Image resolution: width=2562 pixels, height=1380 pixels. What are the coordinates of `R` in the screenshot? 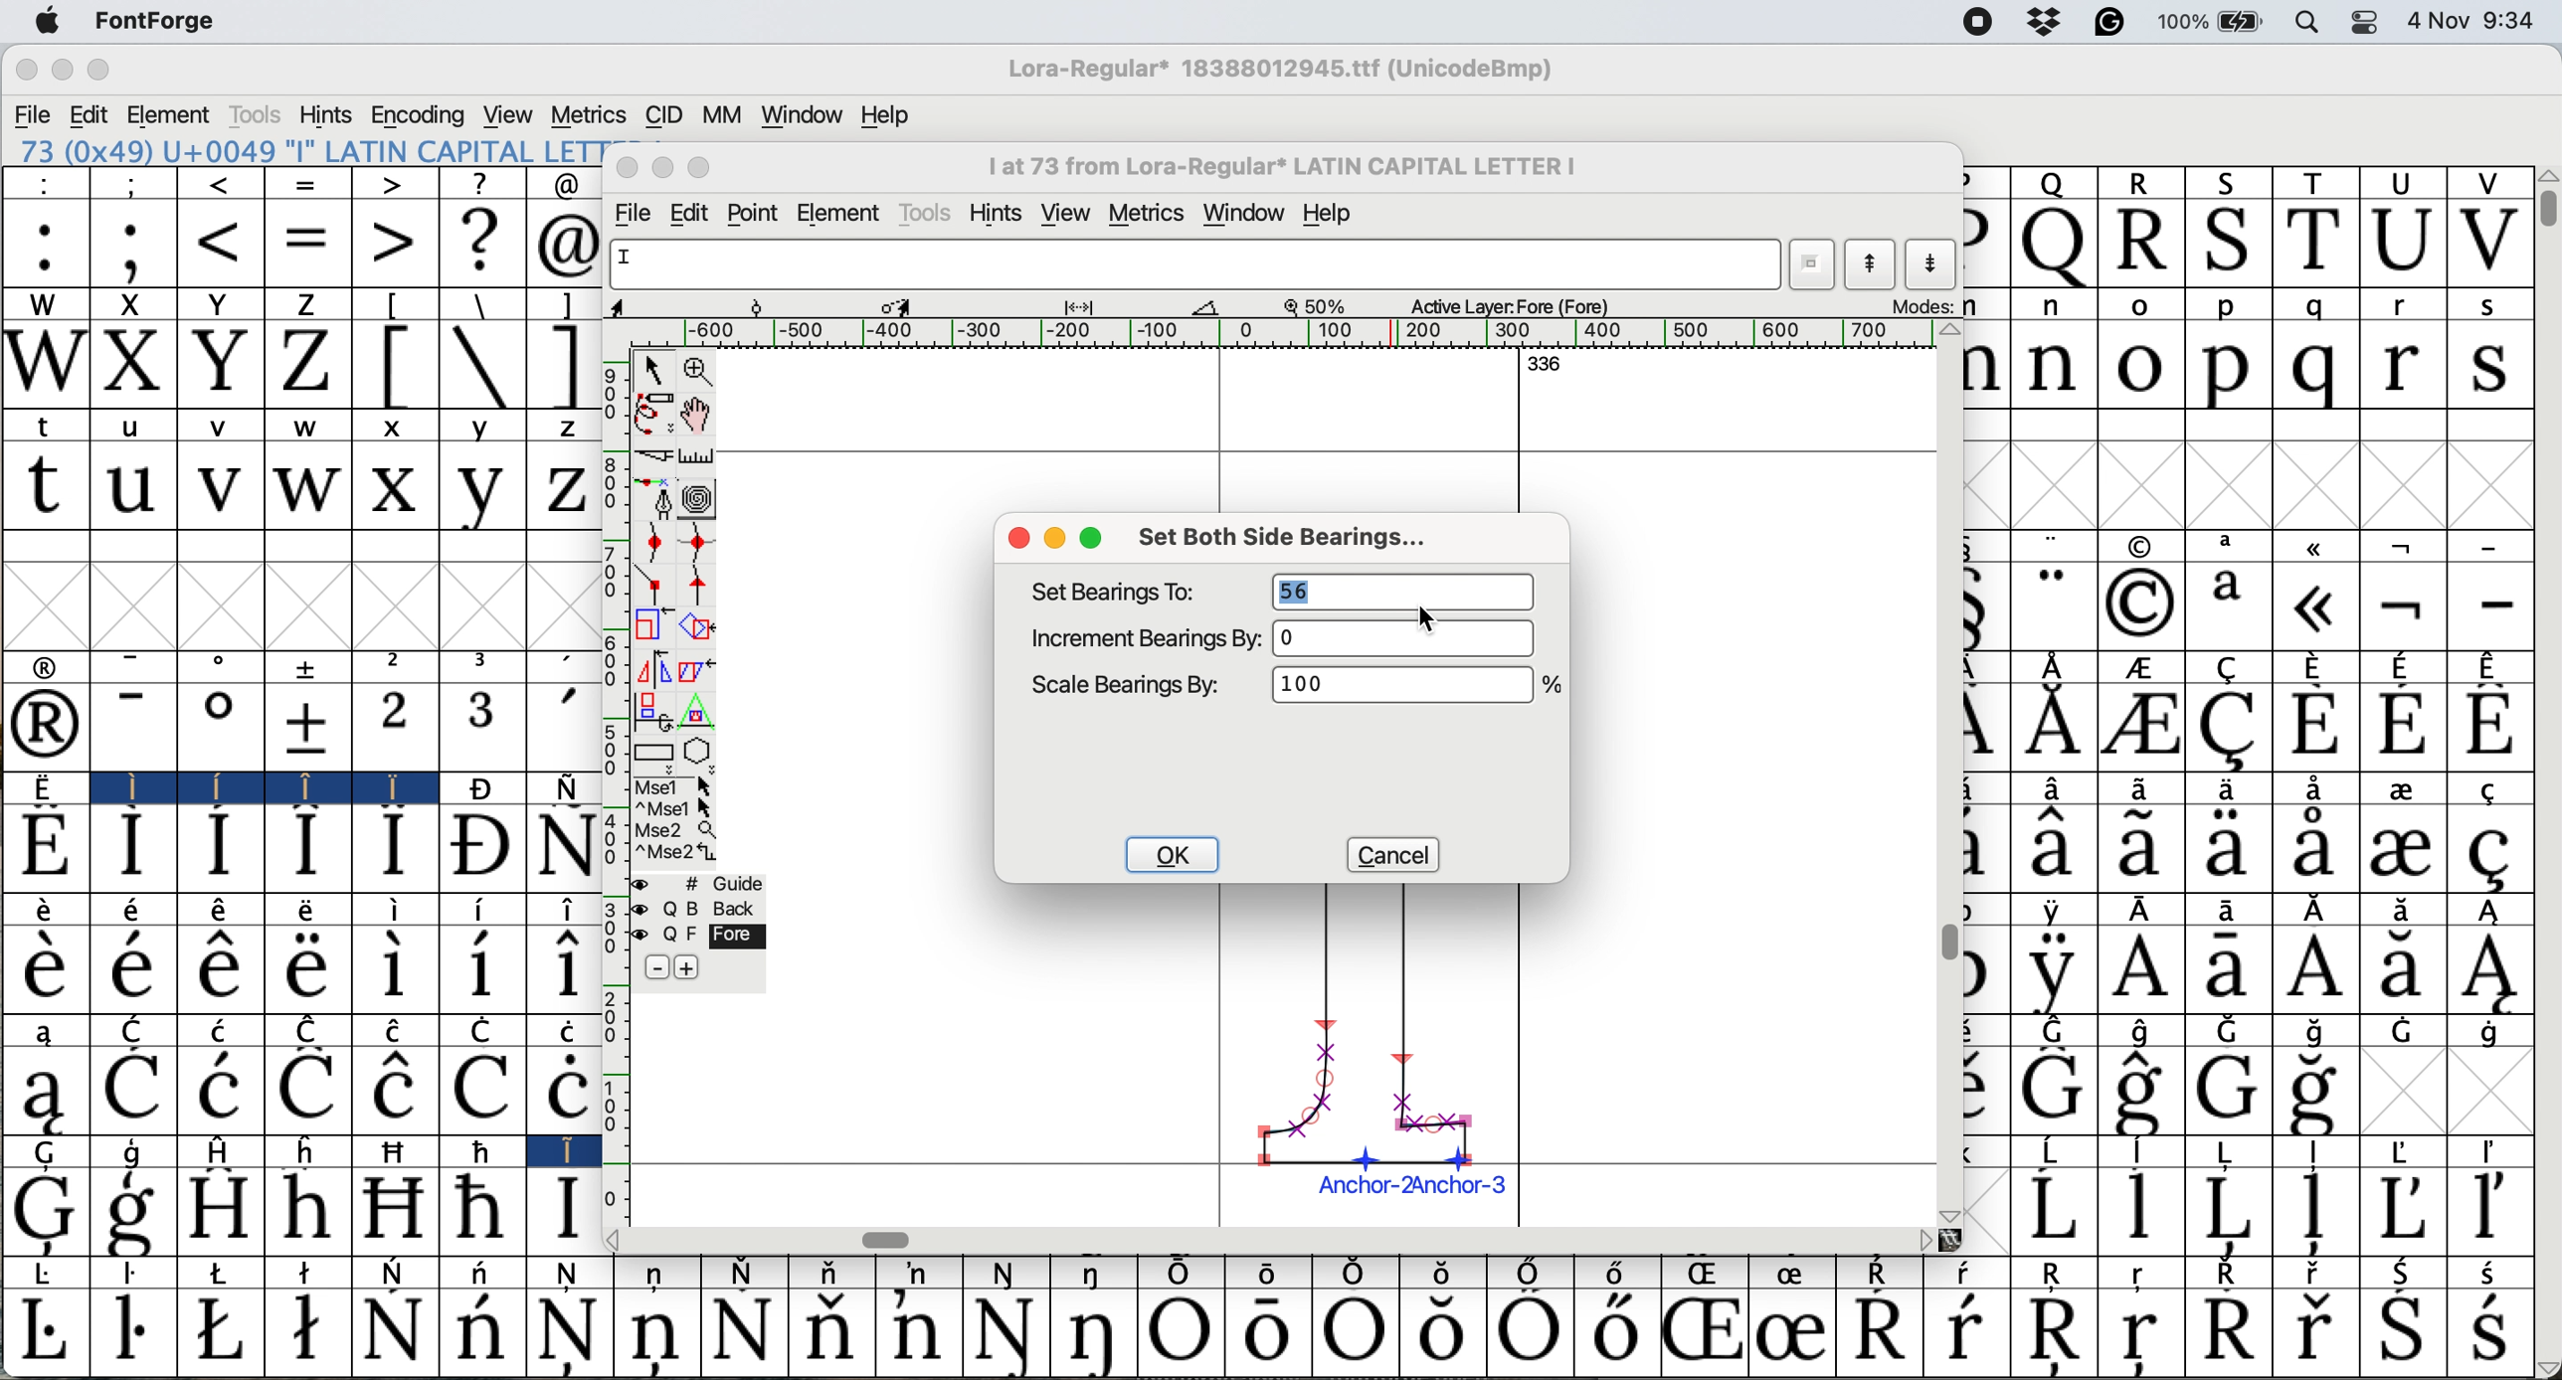 It's located at (2141, 184).